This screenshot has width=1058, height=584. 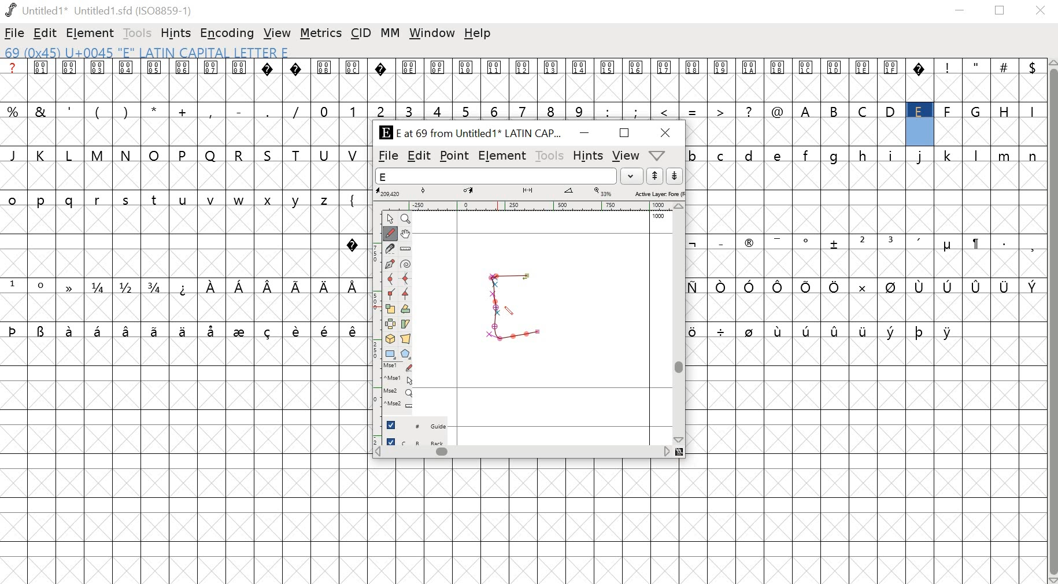 I want to click on empty cells, so click(x=528, y=522).